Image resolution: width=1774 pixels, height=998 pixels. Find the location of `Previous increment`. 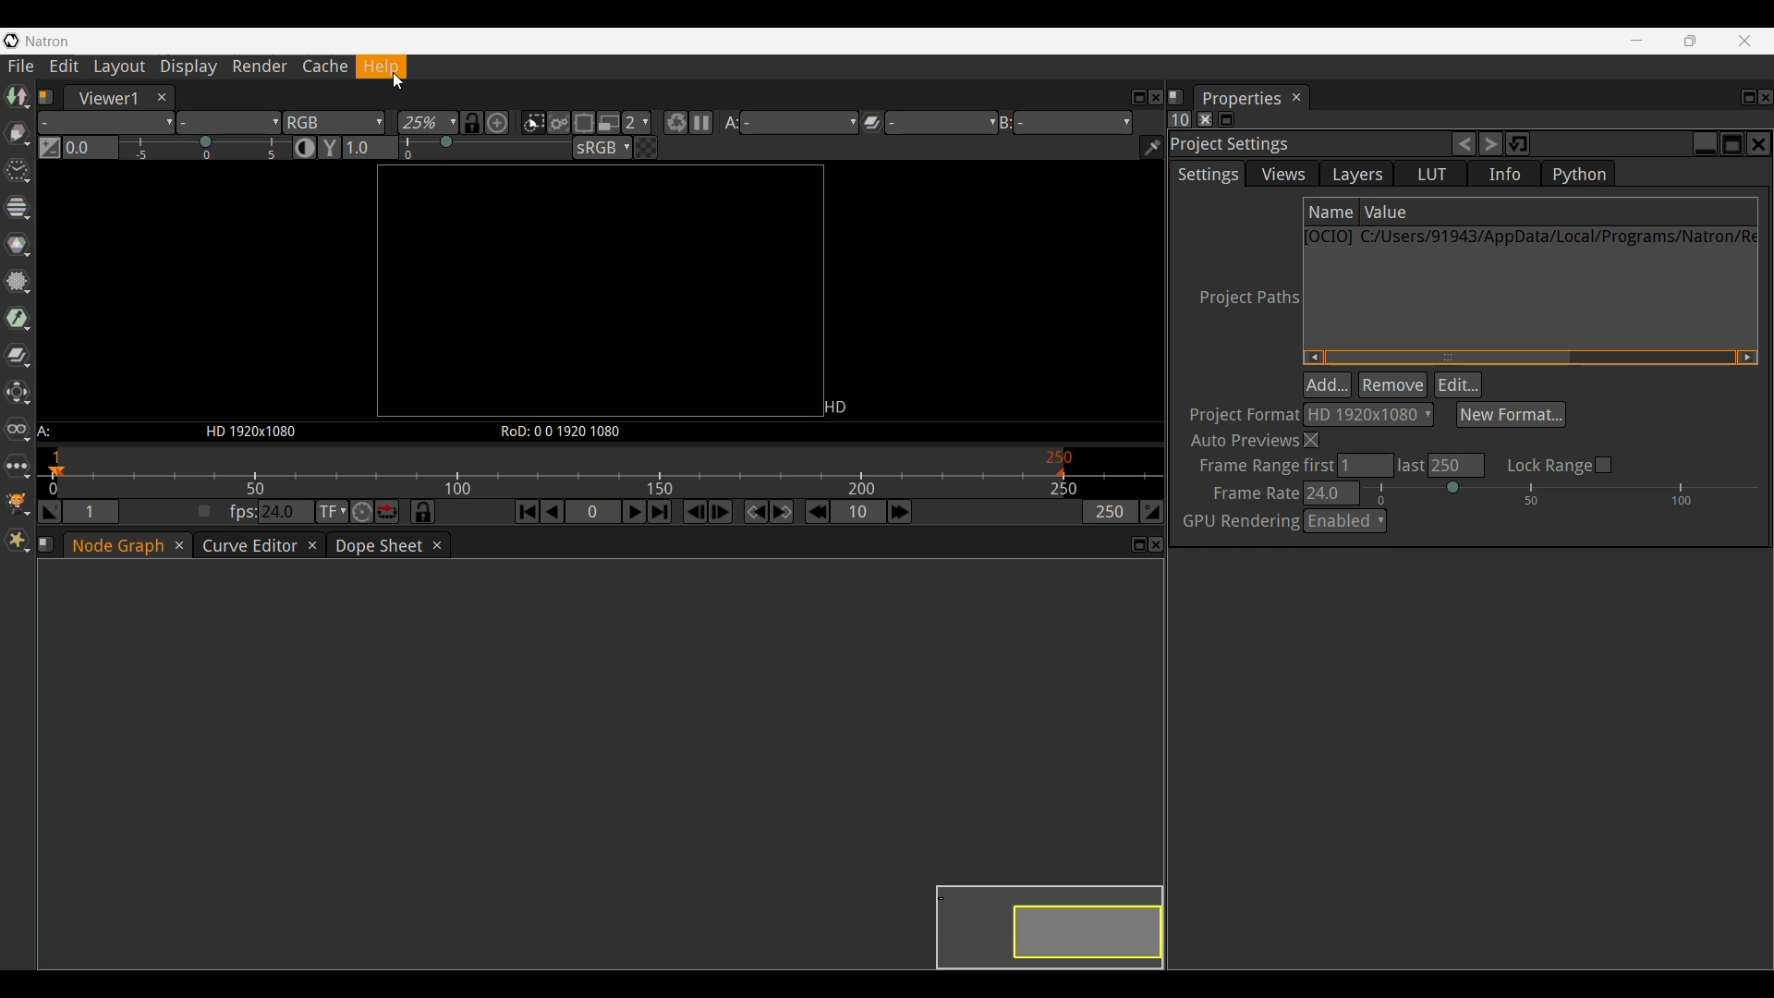

Previous increment is located at coordinates (818, 512).